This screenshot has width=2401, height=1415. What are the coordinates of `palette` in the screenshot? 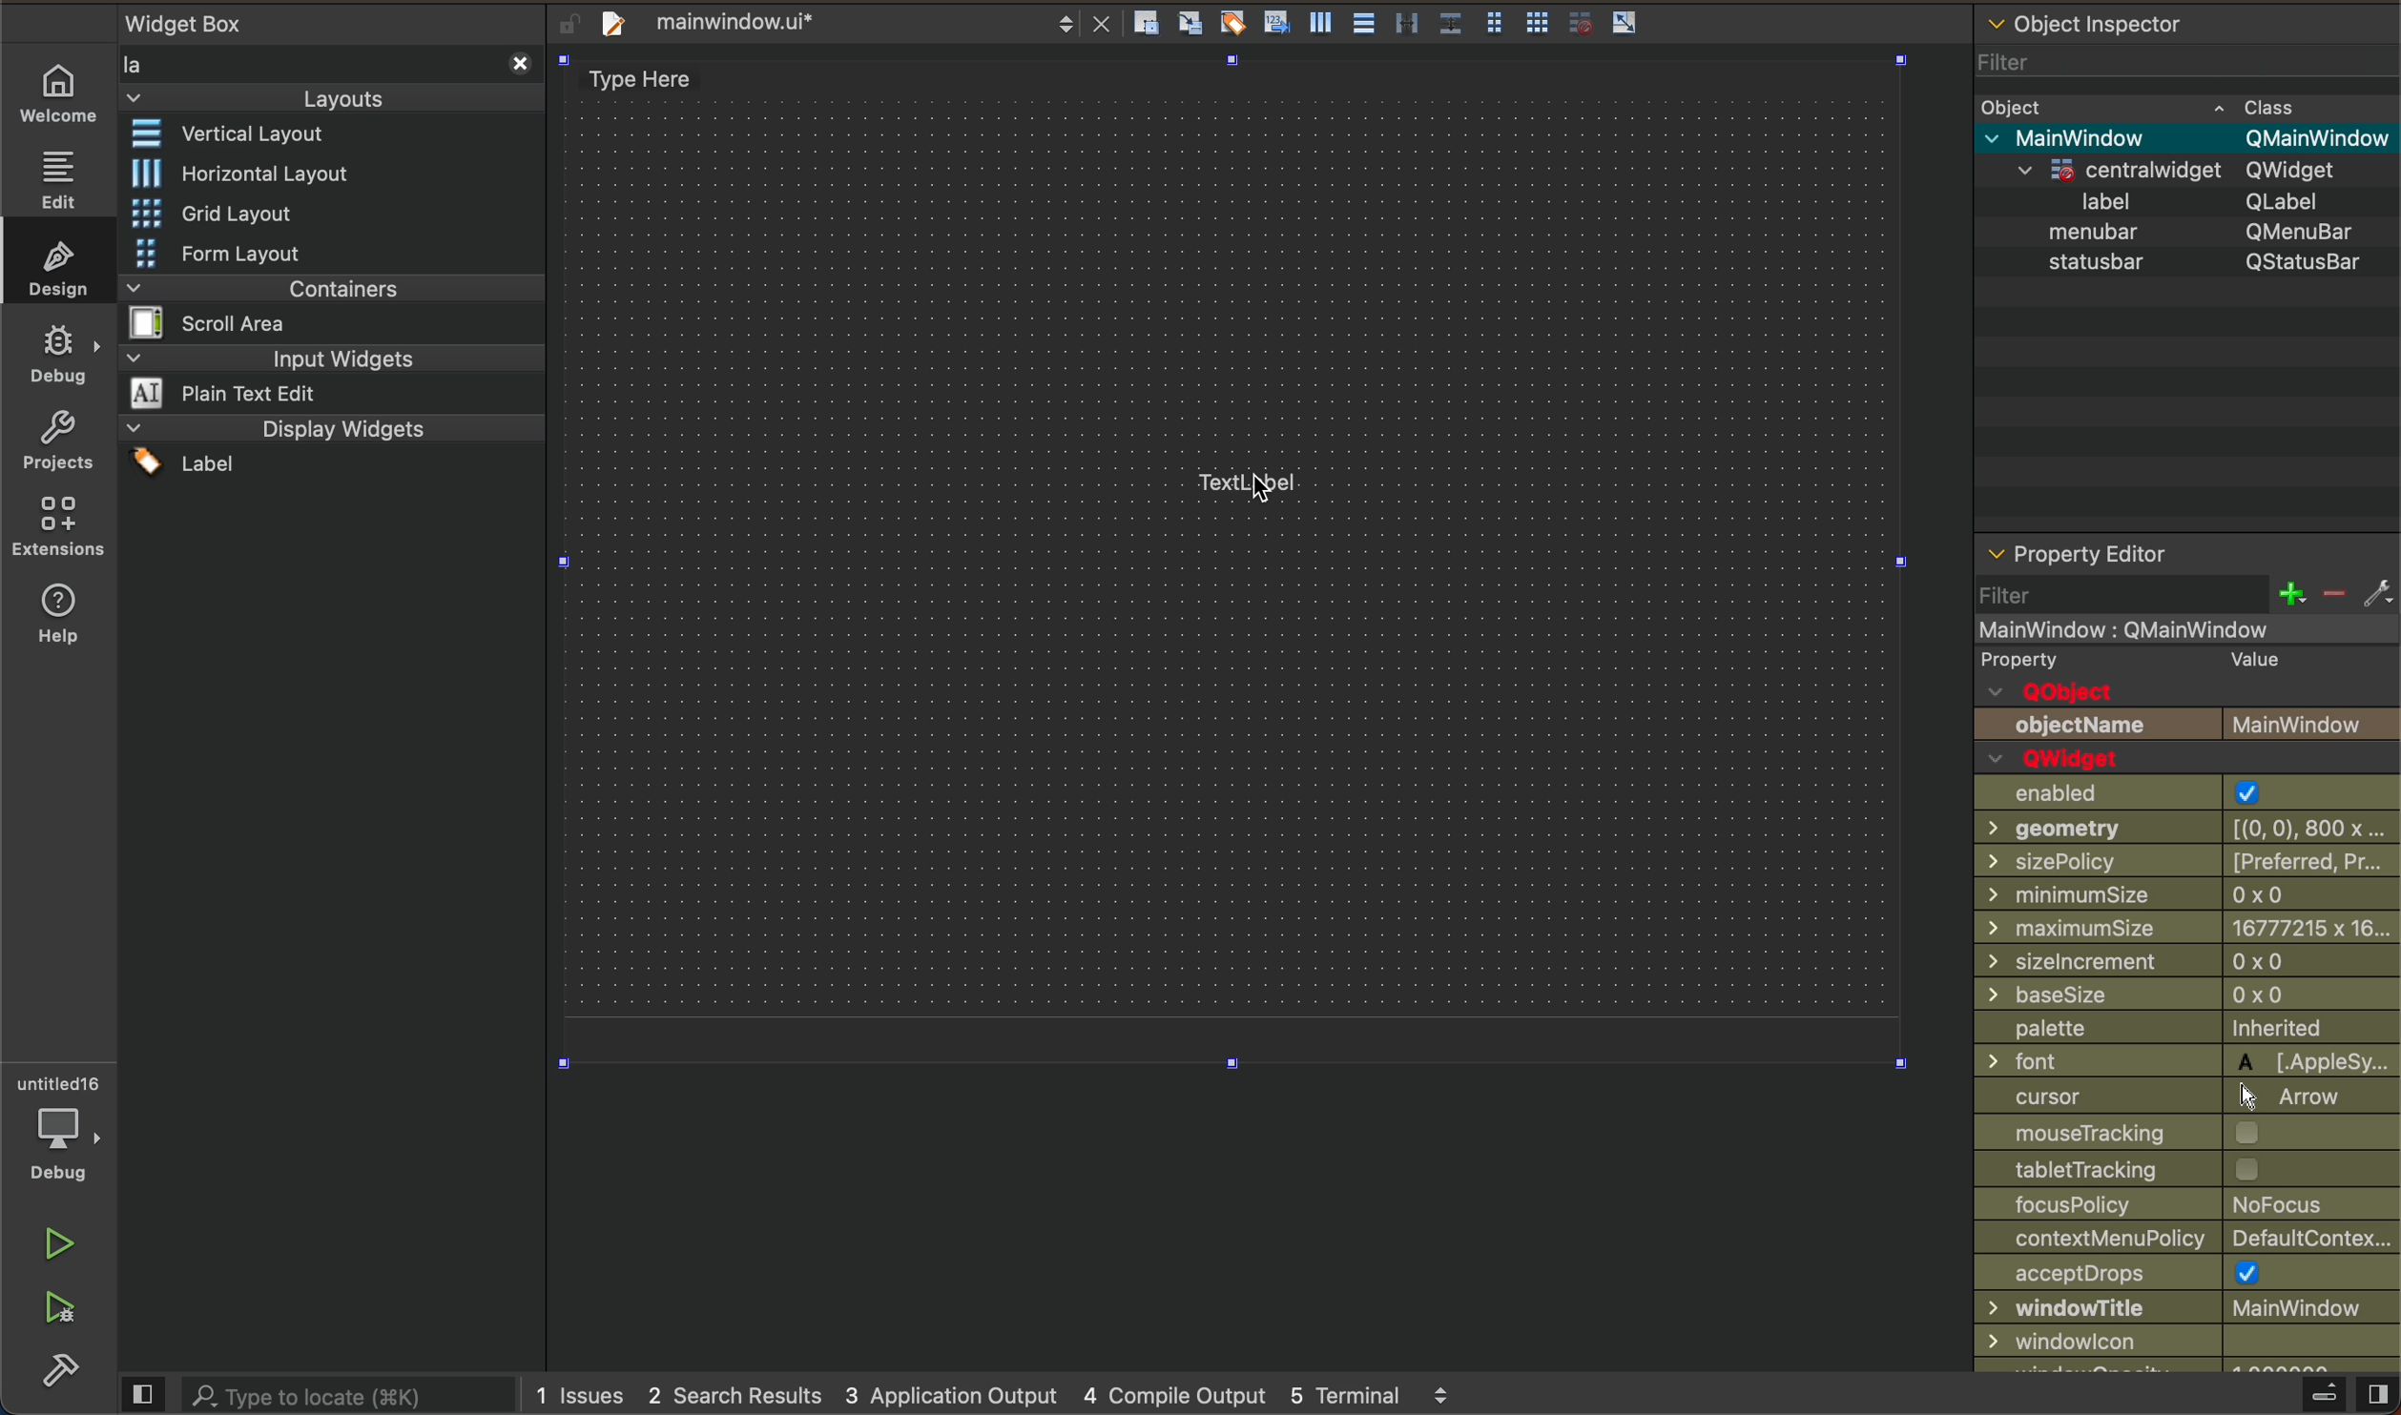 It's located at (2174, 1030).